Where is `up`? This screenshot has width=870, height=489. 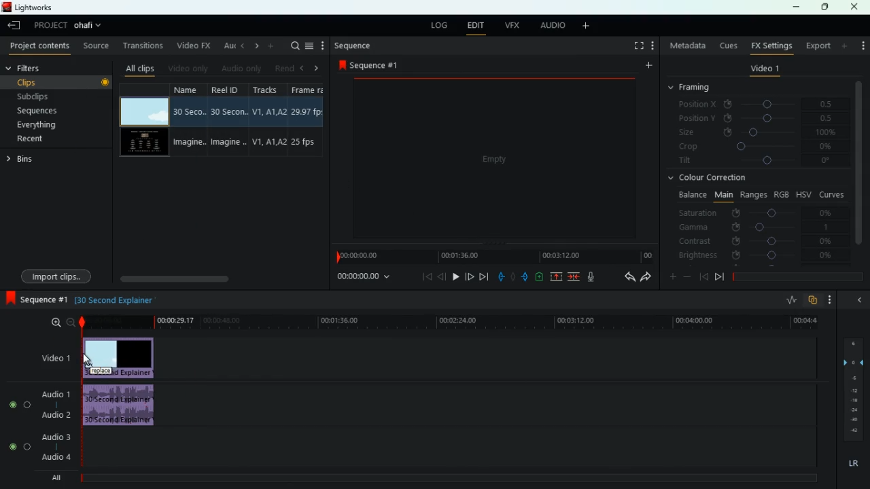
up is located at coordinates (557, 278).